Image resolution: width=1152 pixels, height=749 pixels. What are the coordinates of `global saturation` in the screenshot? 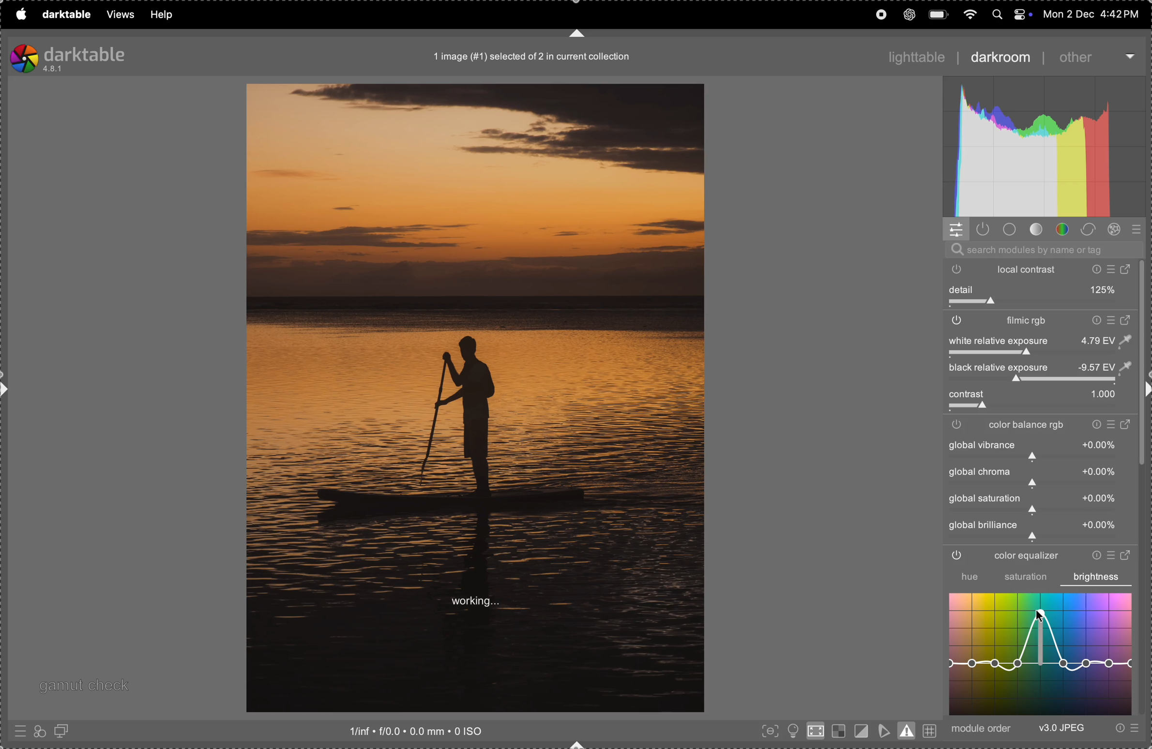 It's located at (1037, 503).